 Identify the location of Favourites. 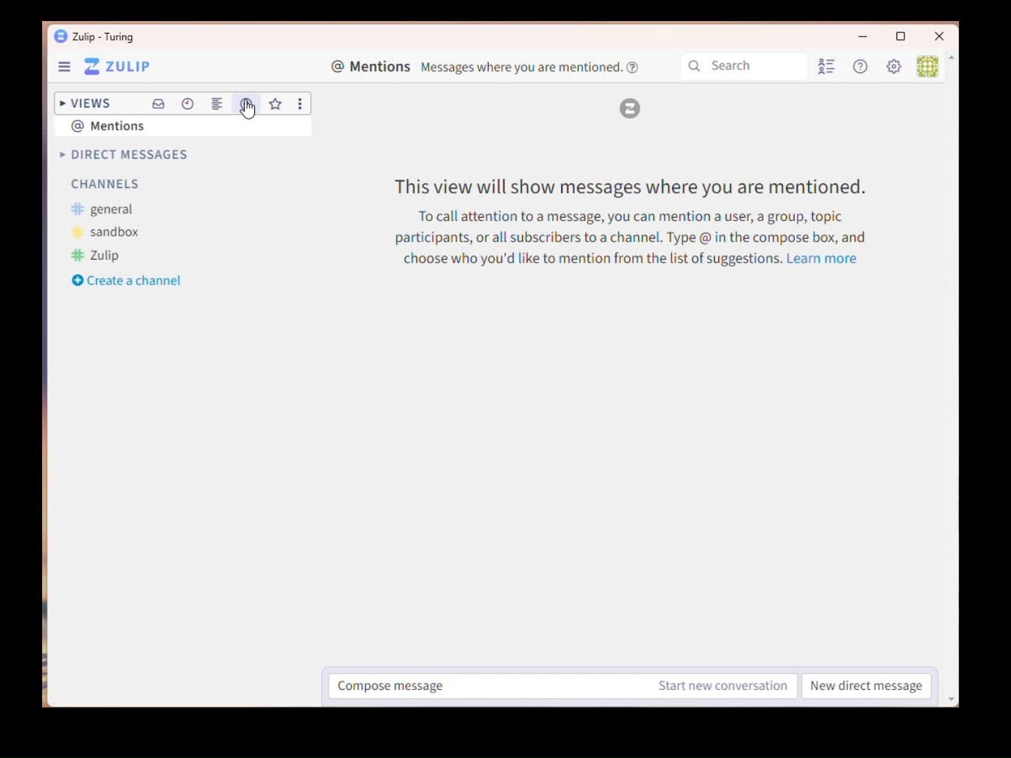
(277, 105).